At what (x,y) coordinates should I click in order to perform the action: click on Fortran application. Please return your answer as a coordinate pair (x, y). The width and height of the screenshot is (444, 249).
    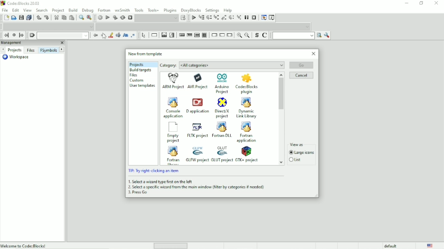
    Looking at the image, I should click on (248, 132).